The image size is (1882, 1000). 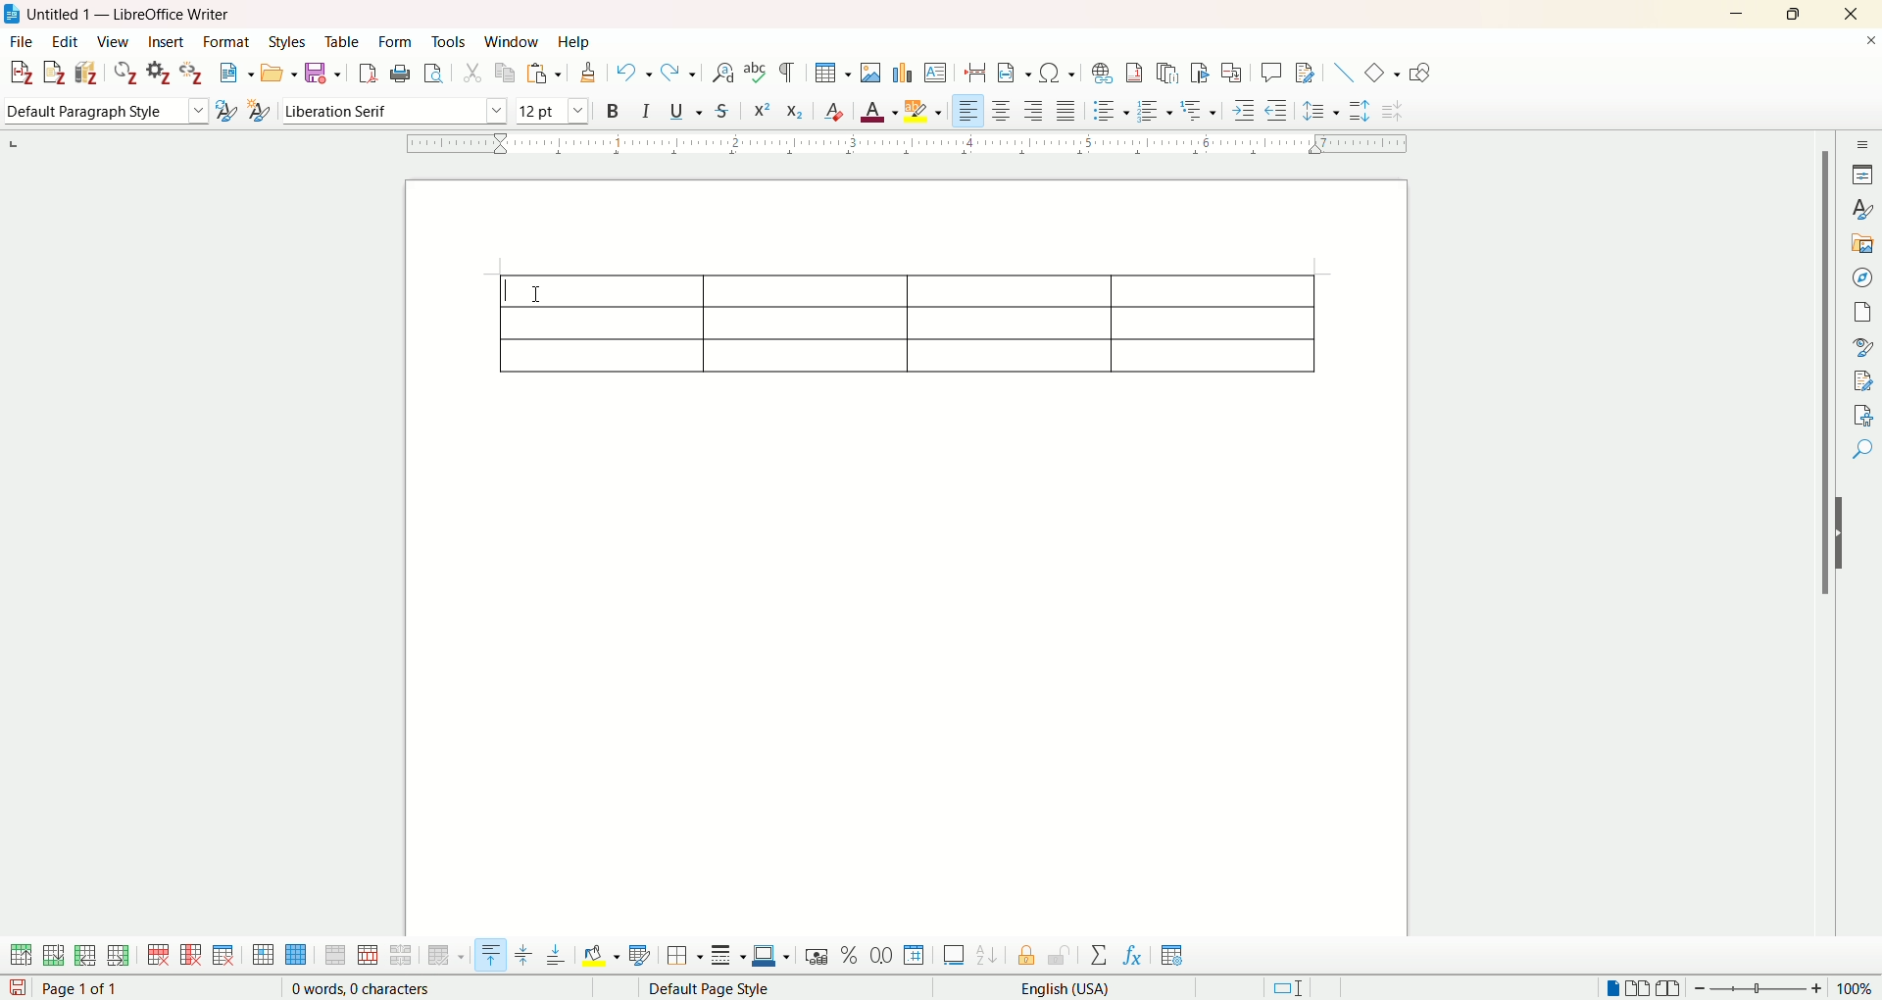 What do you see at coordinates (1055, 988) in the screenshot?
I see `English (USA)` at bounding box center [1055, 988].